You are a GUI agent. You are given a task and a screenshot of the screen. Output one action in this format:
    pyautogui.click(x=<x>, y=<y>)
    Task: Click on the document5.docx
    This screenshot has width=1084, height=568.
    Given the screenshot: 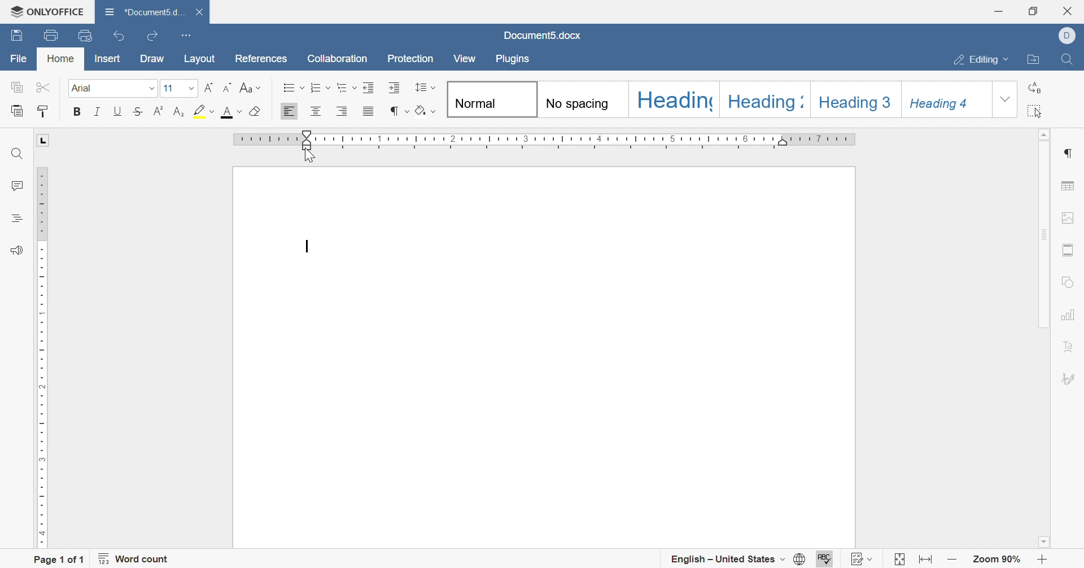 What is the action you would take?
    pyautogui.click(x=141, y=9)
    